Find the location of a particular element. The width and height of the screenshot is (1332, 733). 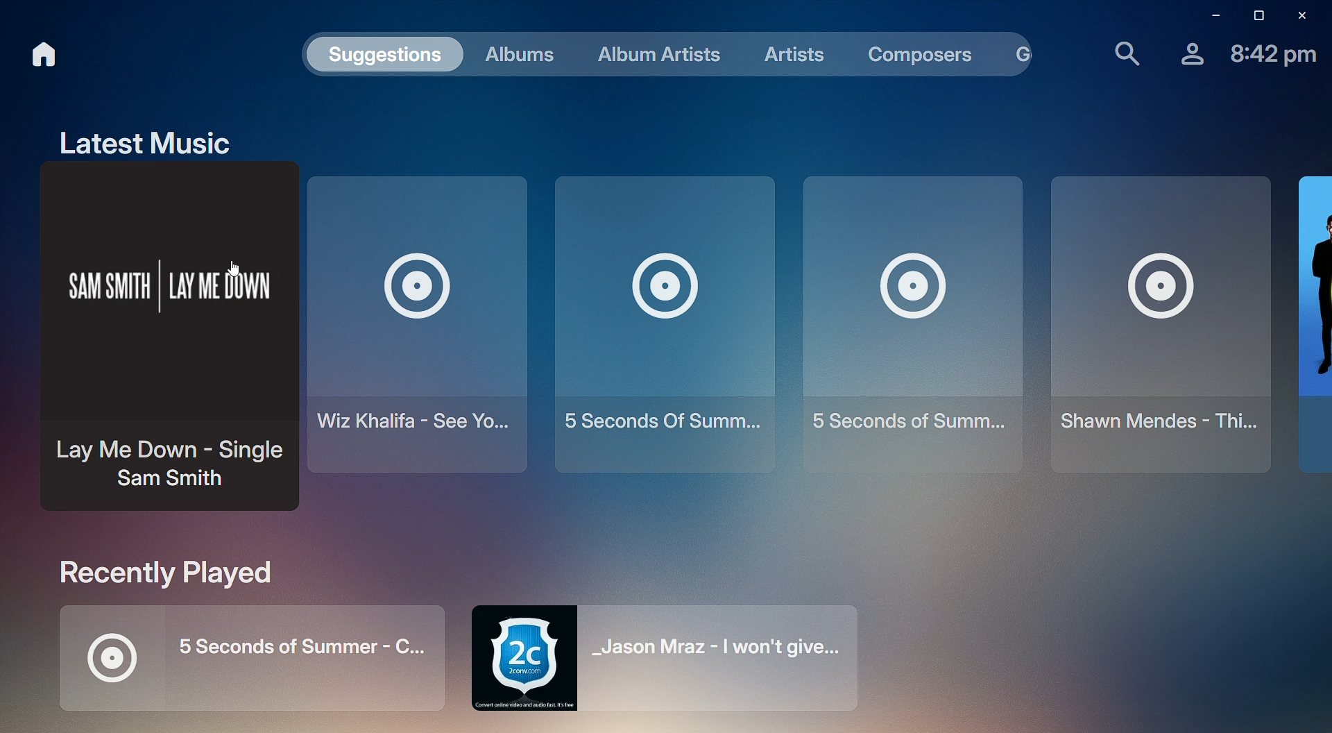

Album Artists is located at coordinates (656, 53).